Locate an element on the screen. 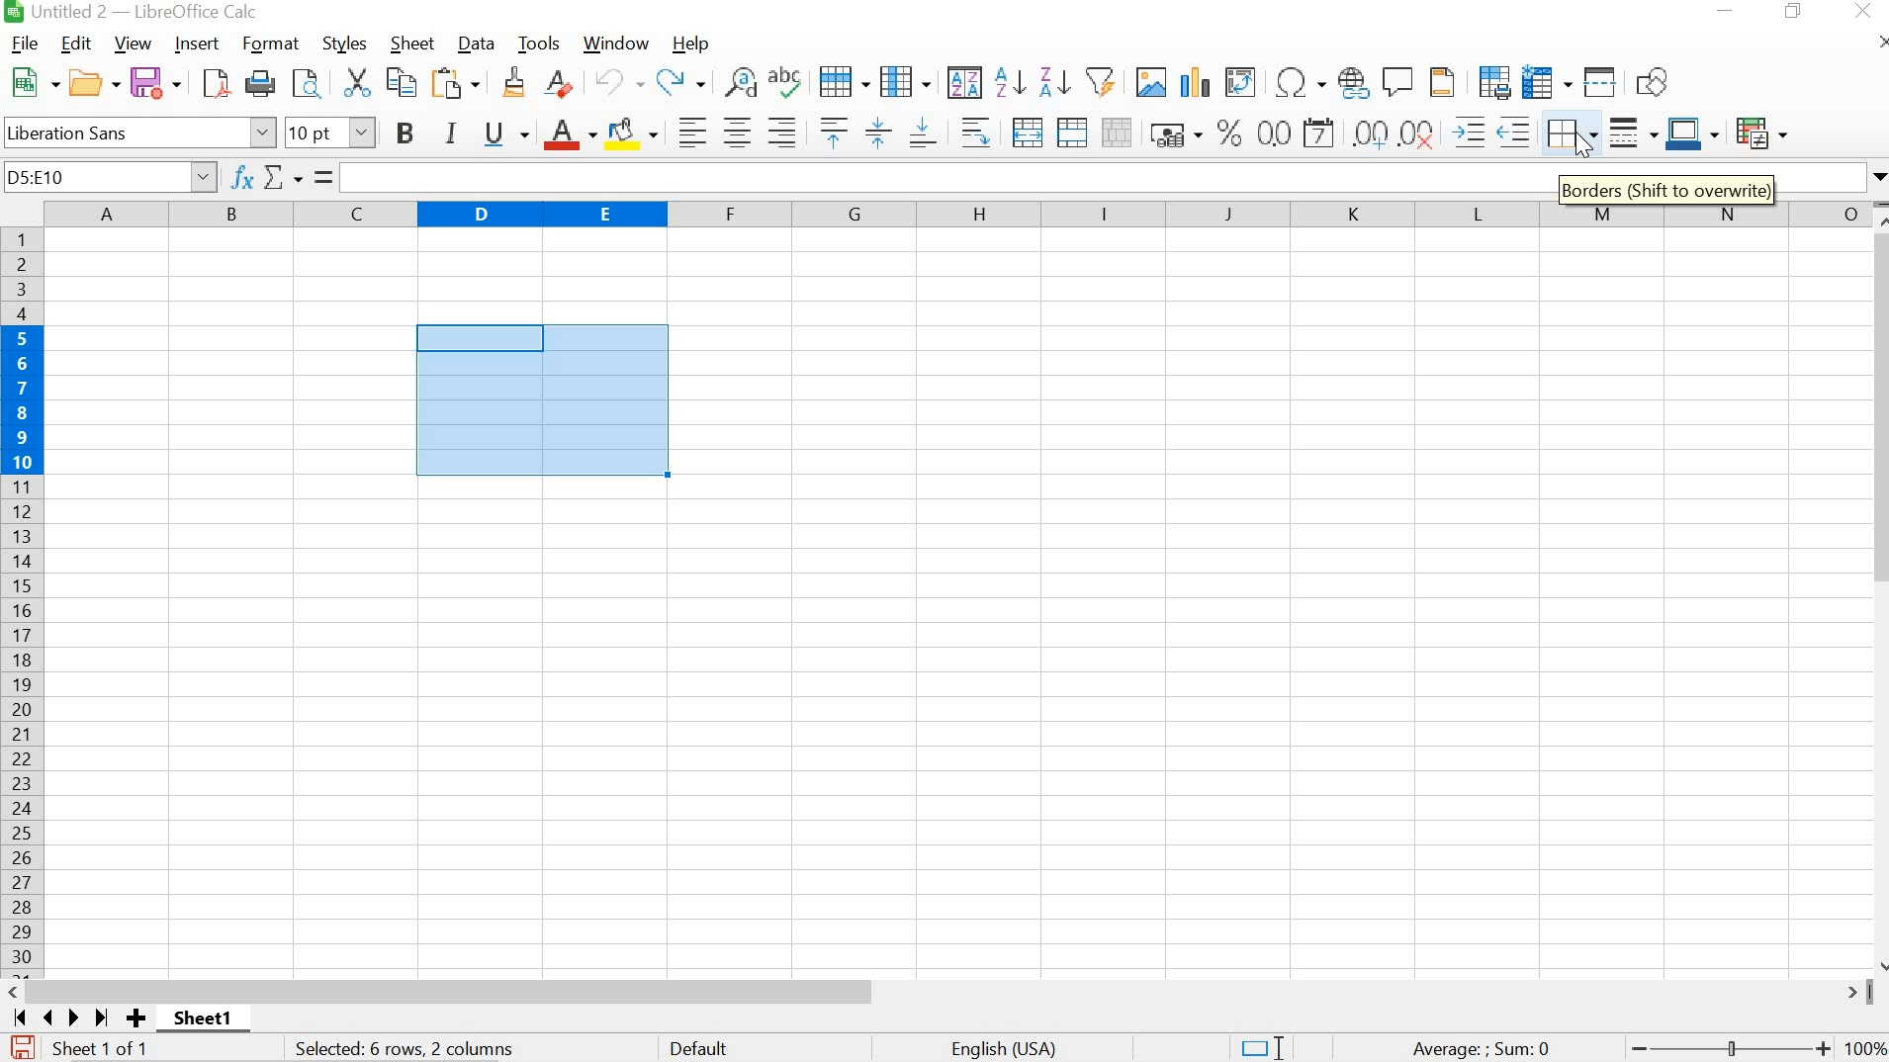 The height and width of the screenshot is (1062, 1889). rows is located at coordinates (21, 603).